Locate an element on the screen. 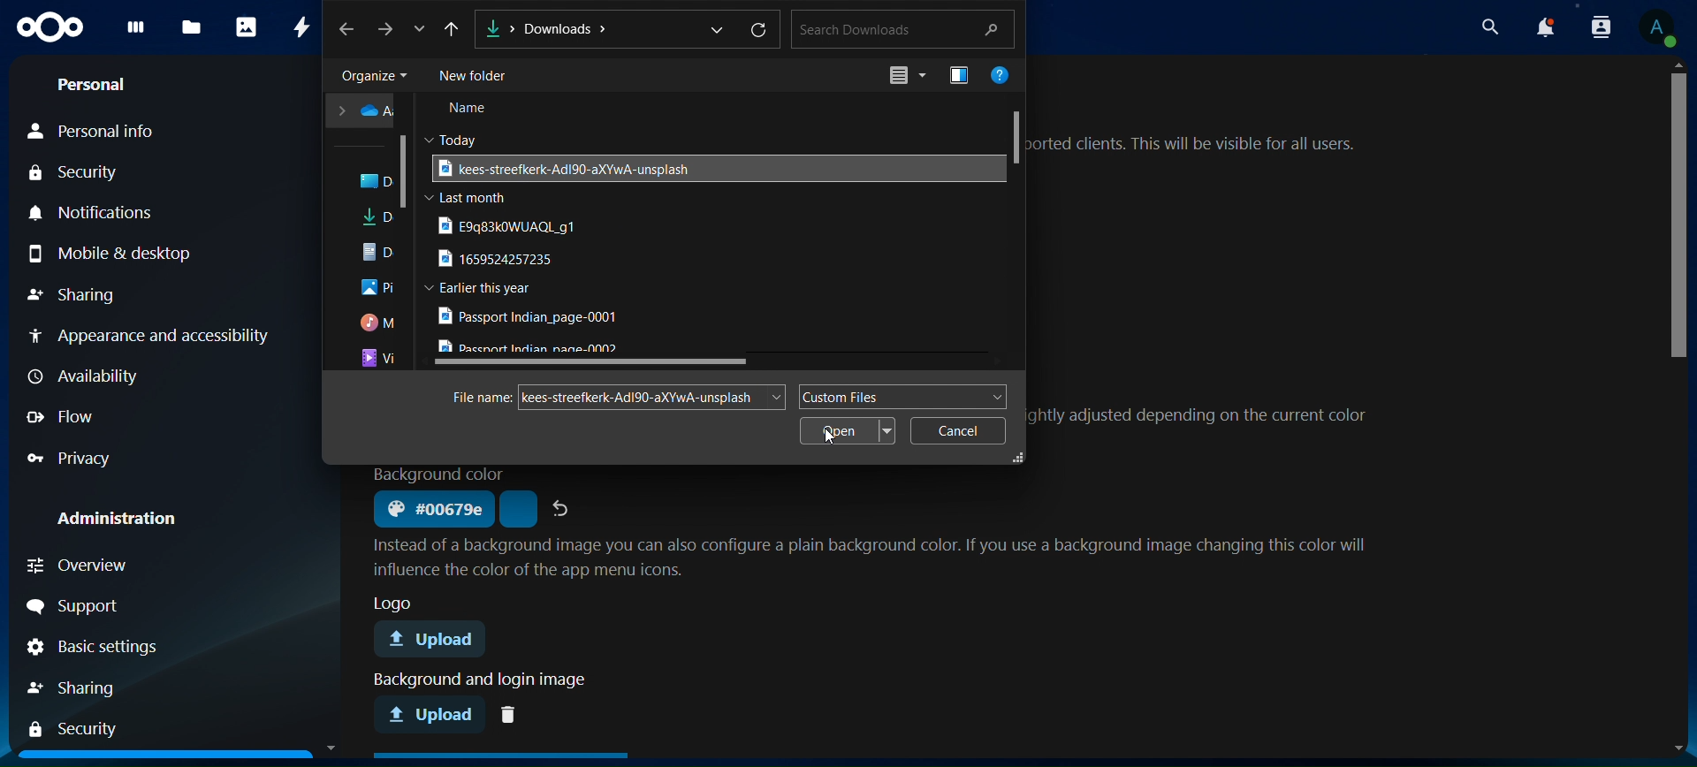 Image resolution: width=1697 pixels, height=767 pixels. name is located at coordinates (471, 110).